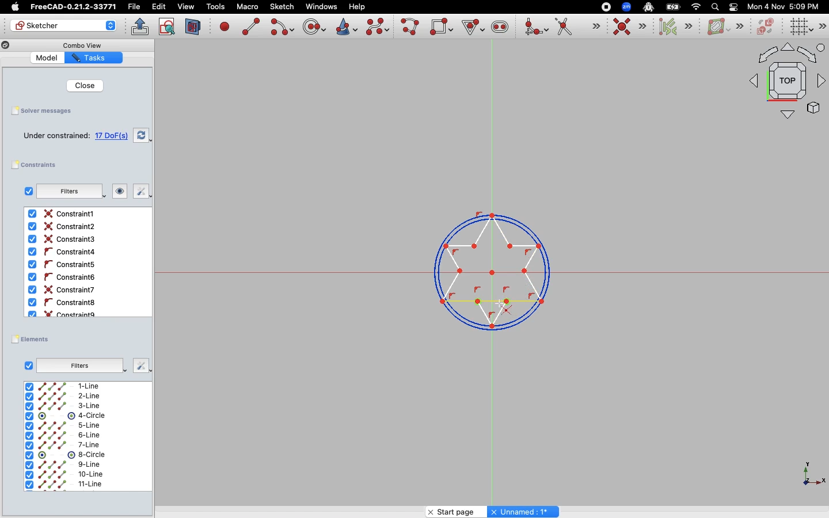 This screenshot has height=518, width=829. I want to click on Switch virtual space, so click(767, 27).